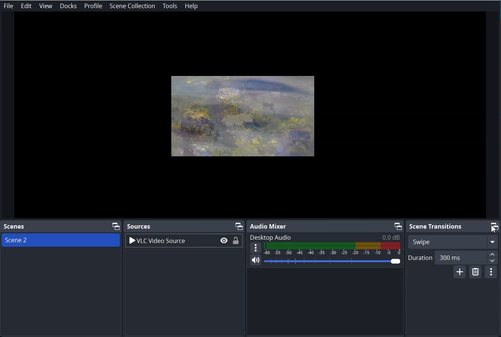 Image resolution: width=501 pixels, height=337 pixels. What do you see at coordinates (476, 274) in the screenshot?
I see `Remove Configurable Transition` at bounding box center [476, 274].